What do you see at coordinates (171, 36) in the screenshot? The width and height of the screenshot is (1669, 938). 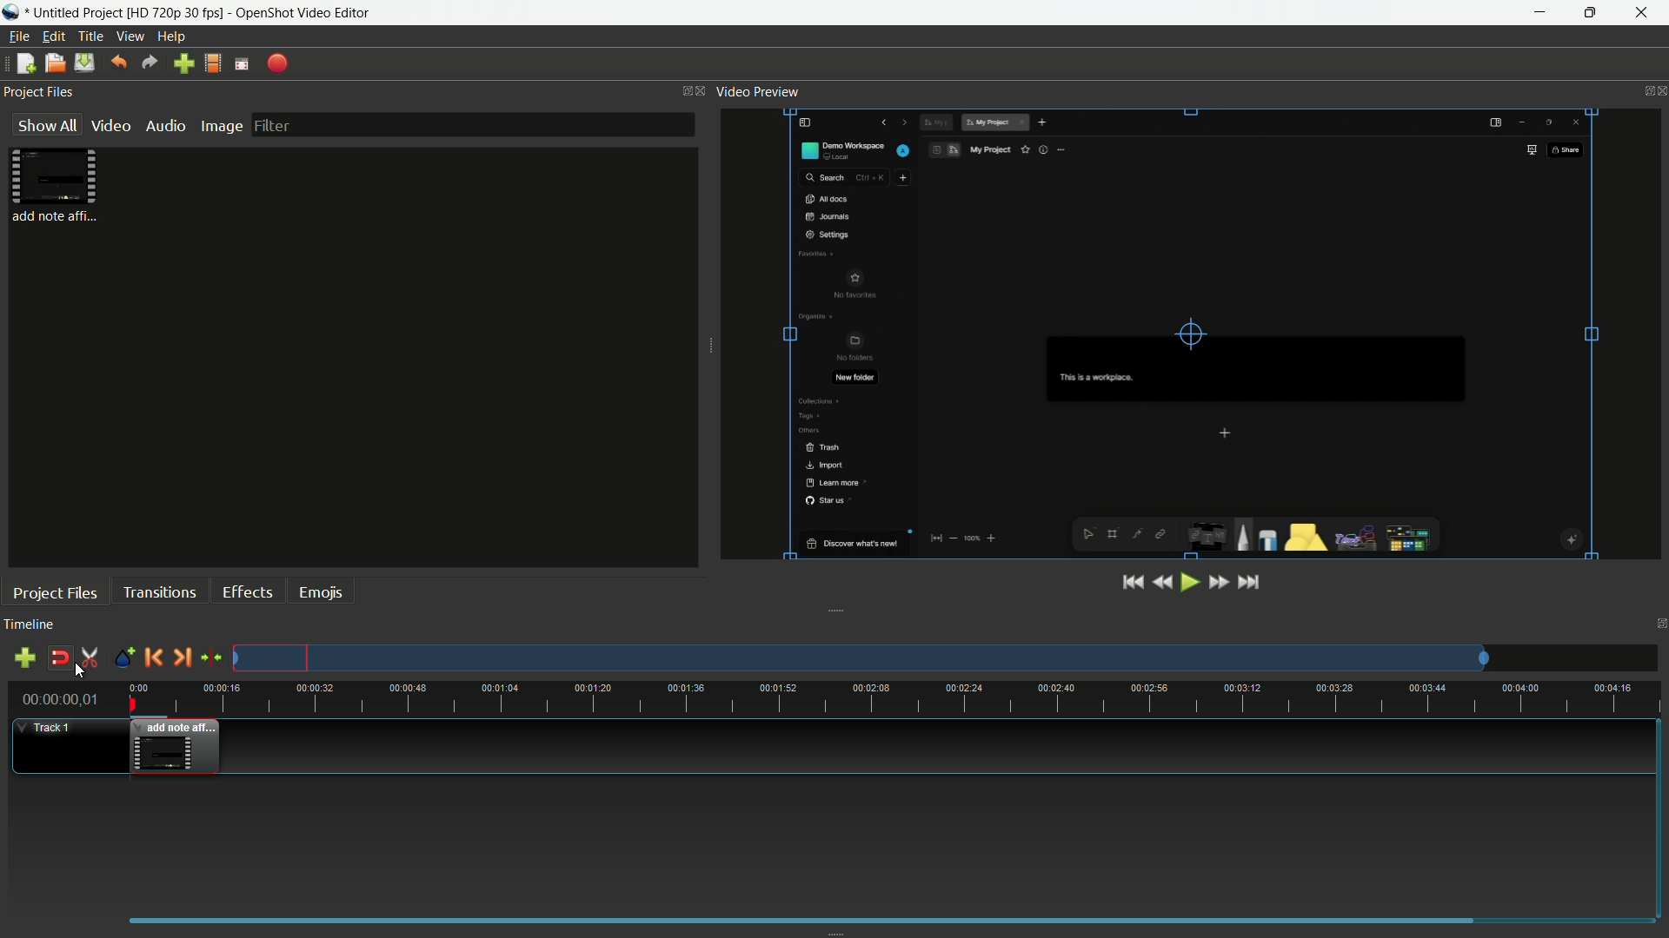 I see `help menu` at bounding box center [171, 36].